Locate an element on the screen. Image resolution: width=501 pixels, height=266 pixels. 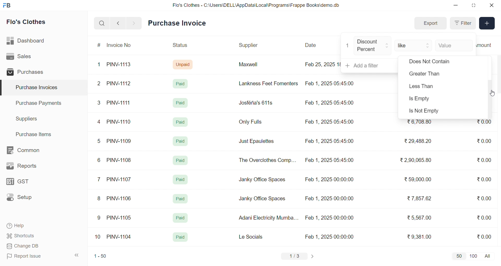
1 is located at coordinates (100, 65).